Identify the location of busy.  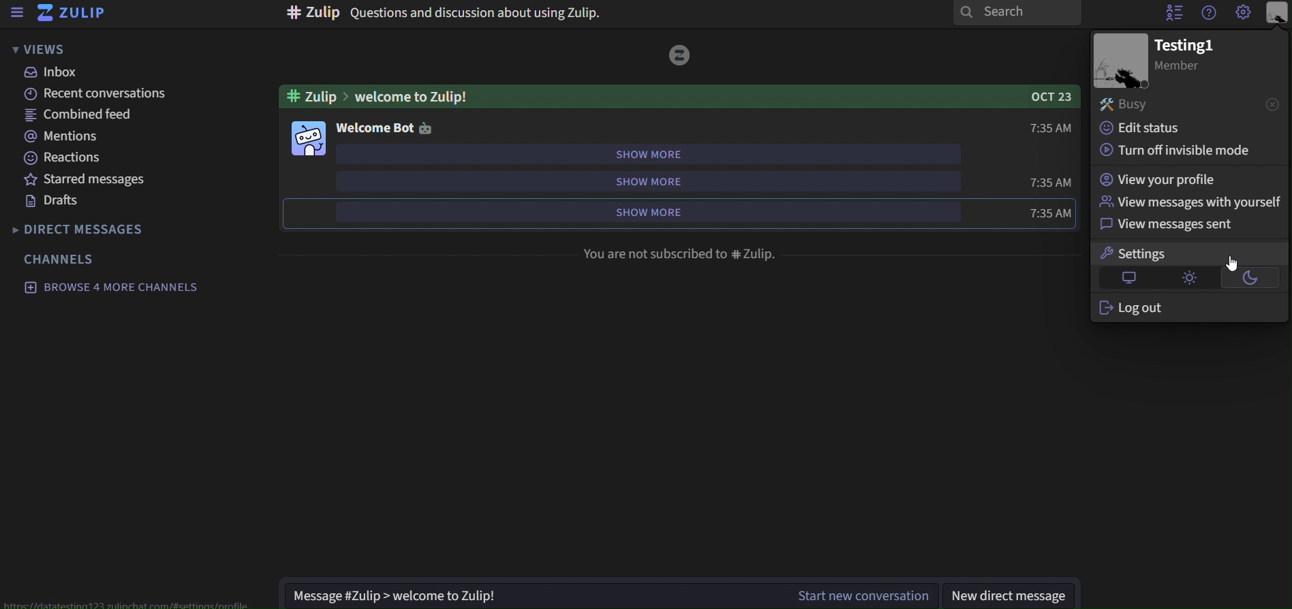
(1169, 105).